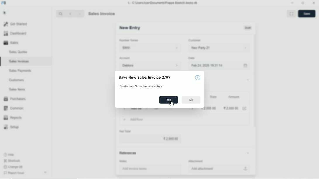 The image size is (319, 179). What do you see at coordinates (144, 77) in the screenshot?
I see `Save new sales invoice 279?` at bounding box center [144, 77].